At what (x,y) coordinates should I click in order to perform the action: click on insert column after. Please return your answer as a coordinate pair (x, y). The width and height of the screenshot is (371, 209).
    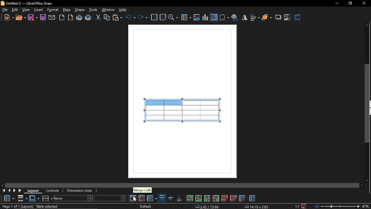
    Looking at the image, I should click on (217, 198).